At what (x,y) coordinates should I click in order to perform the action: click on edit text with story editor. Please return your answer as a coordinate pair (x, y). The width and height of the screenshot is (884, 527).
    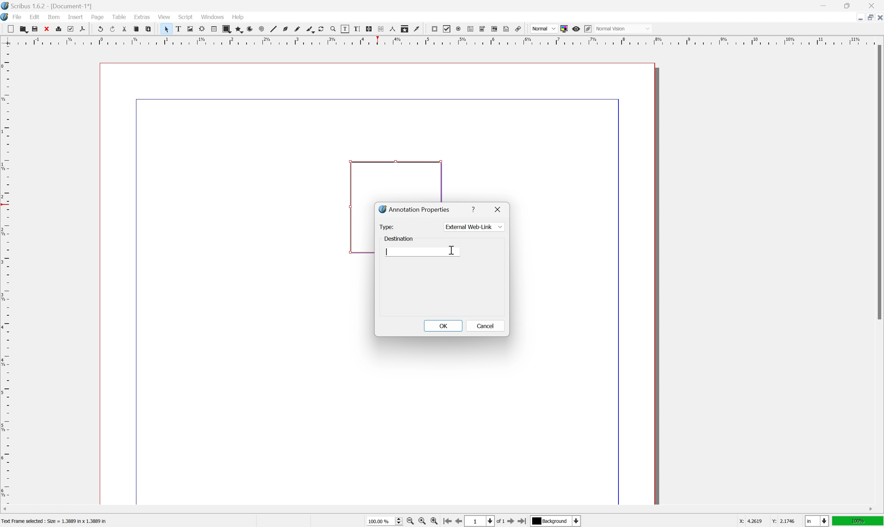
    Looking at the image, I should click on (357, 29).